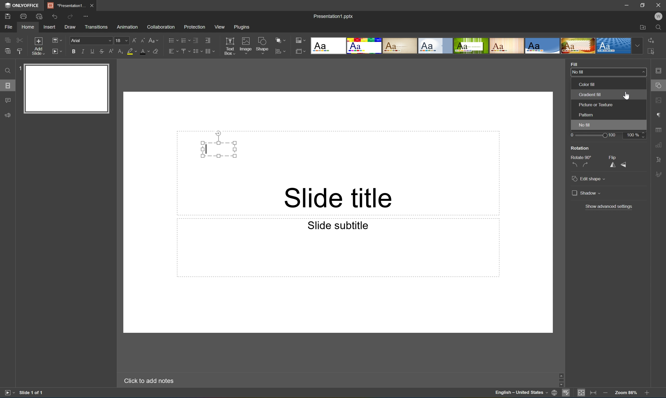 Image resolution: width=666 pixels, height=398 pixels. I want to click on Zoom 103%, so click(627, 393).